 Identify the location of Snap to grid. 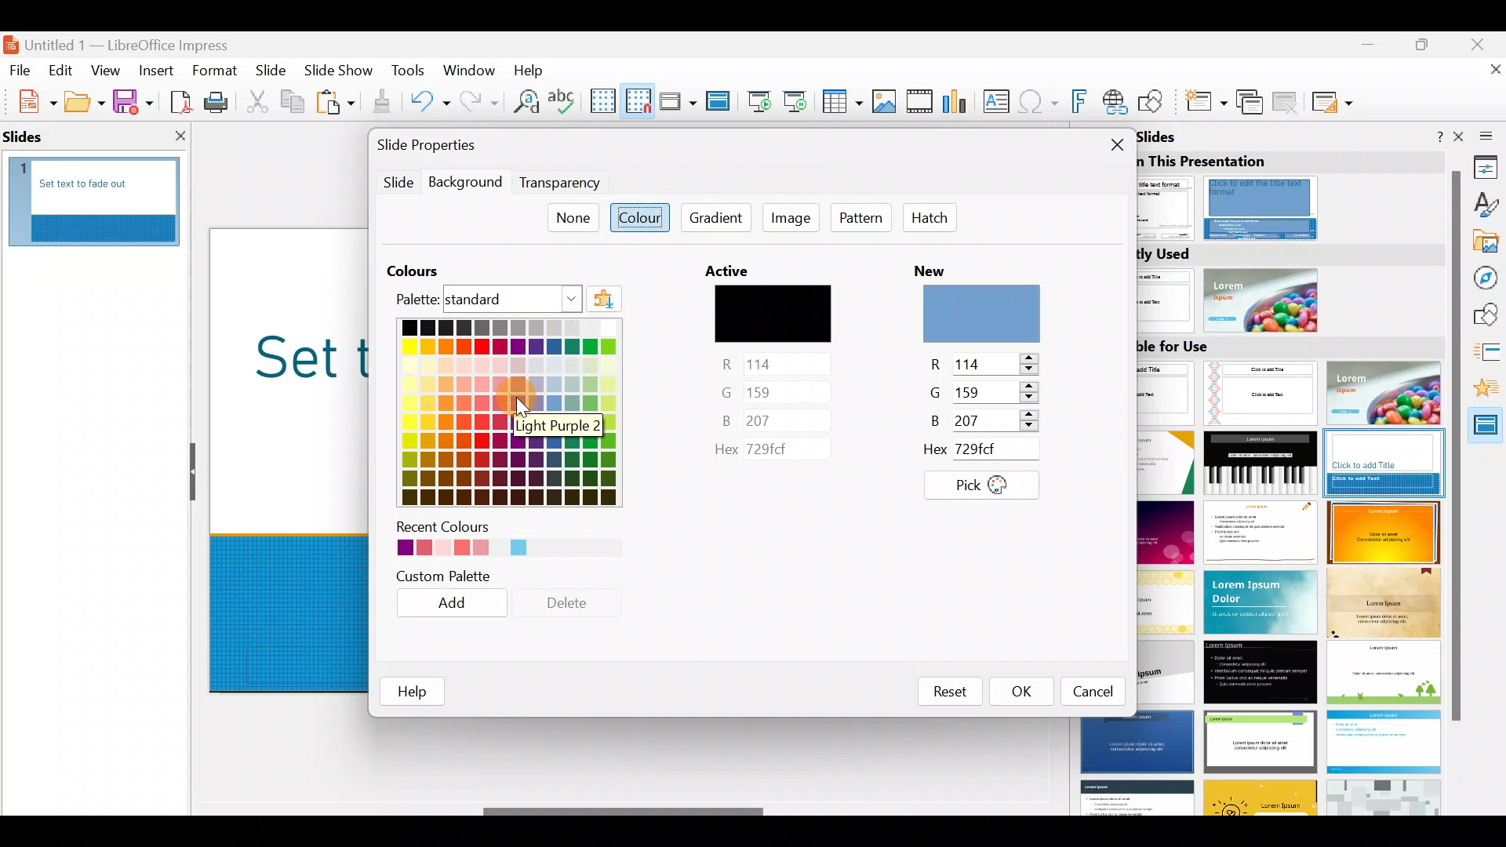
(635, 100).